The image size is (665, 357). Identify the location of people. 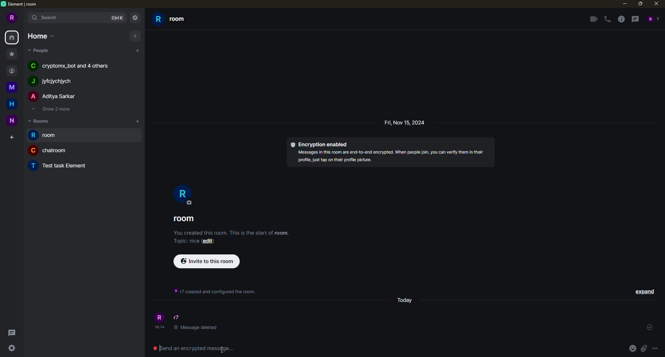
(53, 96).